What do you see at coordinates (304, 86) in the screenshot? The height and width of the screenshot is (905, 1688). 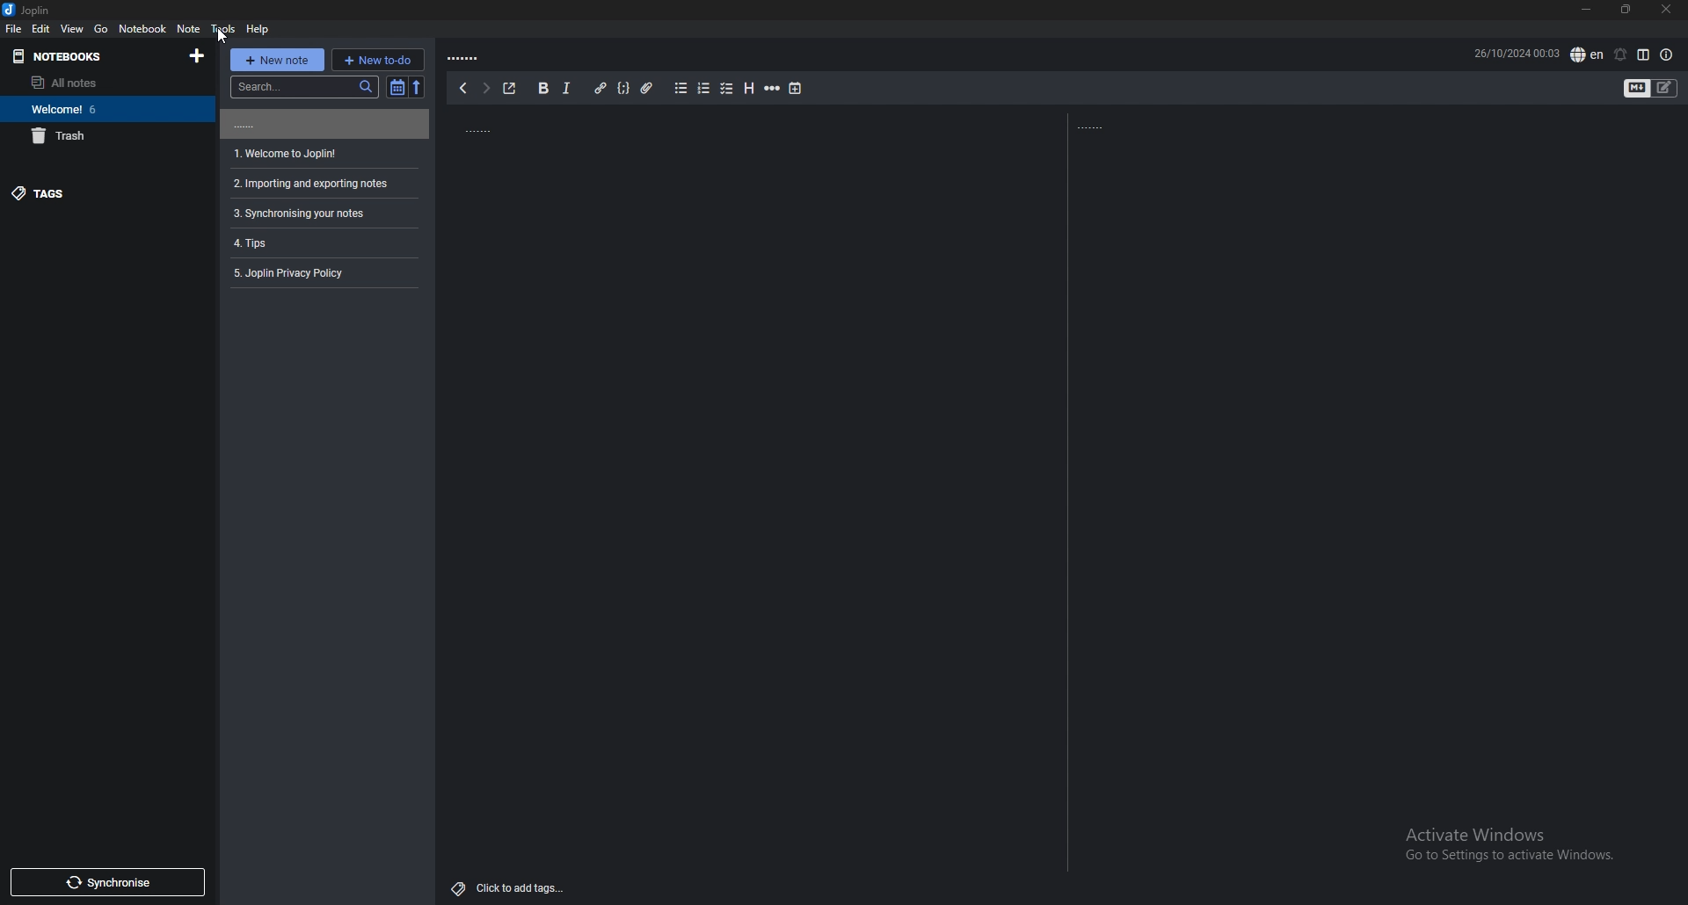 I see `search bar` at bounding box center [304, 86].